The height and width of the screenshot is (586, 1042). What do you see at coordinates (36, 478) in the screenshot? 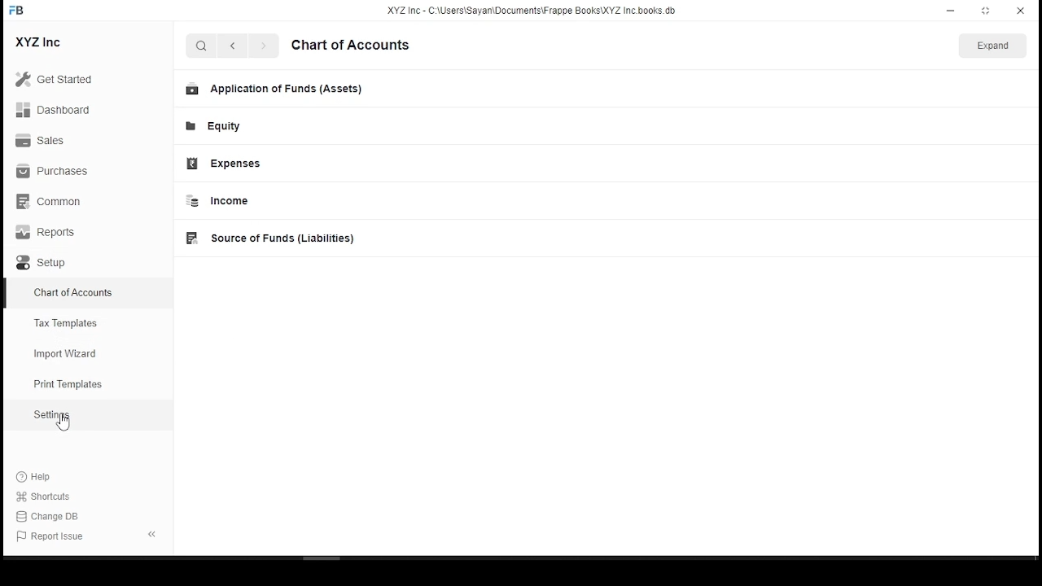
I see `Help` at bounding box center [36, 478].